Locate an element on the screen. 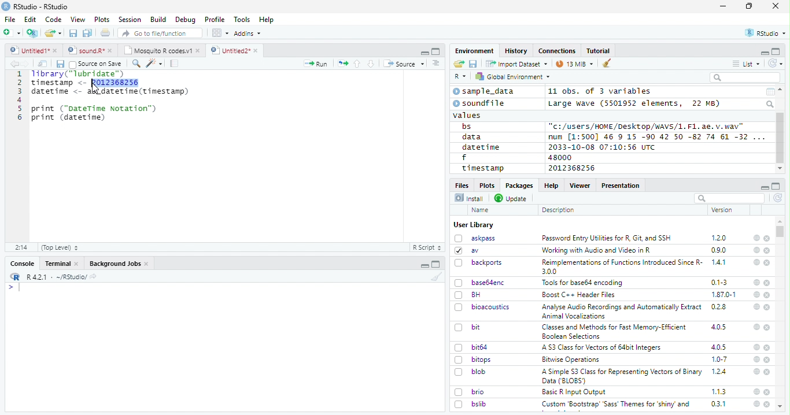 Image resolution: width=790 pixels, height=415 pixels. find is located at coordinates (135, 62).